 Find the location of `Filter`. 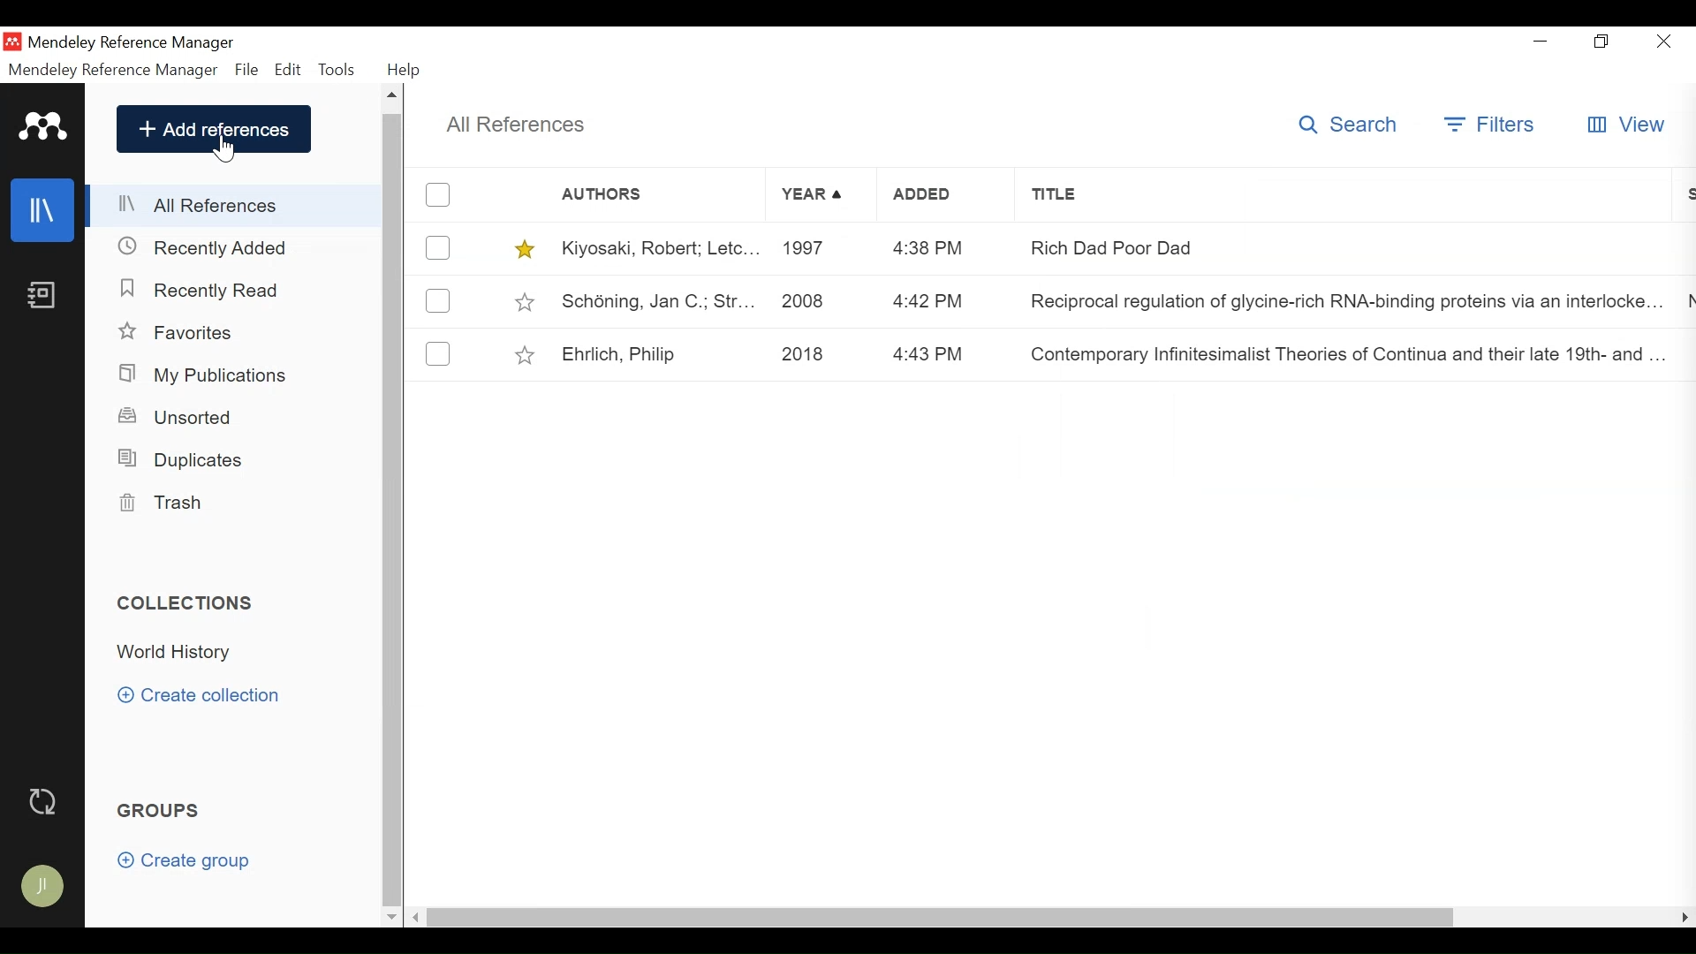

Filter is located at coordinates (1492, 124).